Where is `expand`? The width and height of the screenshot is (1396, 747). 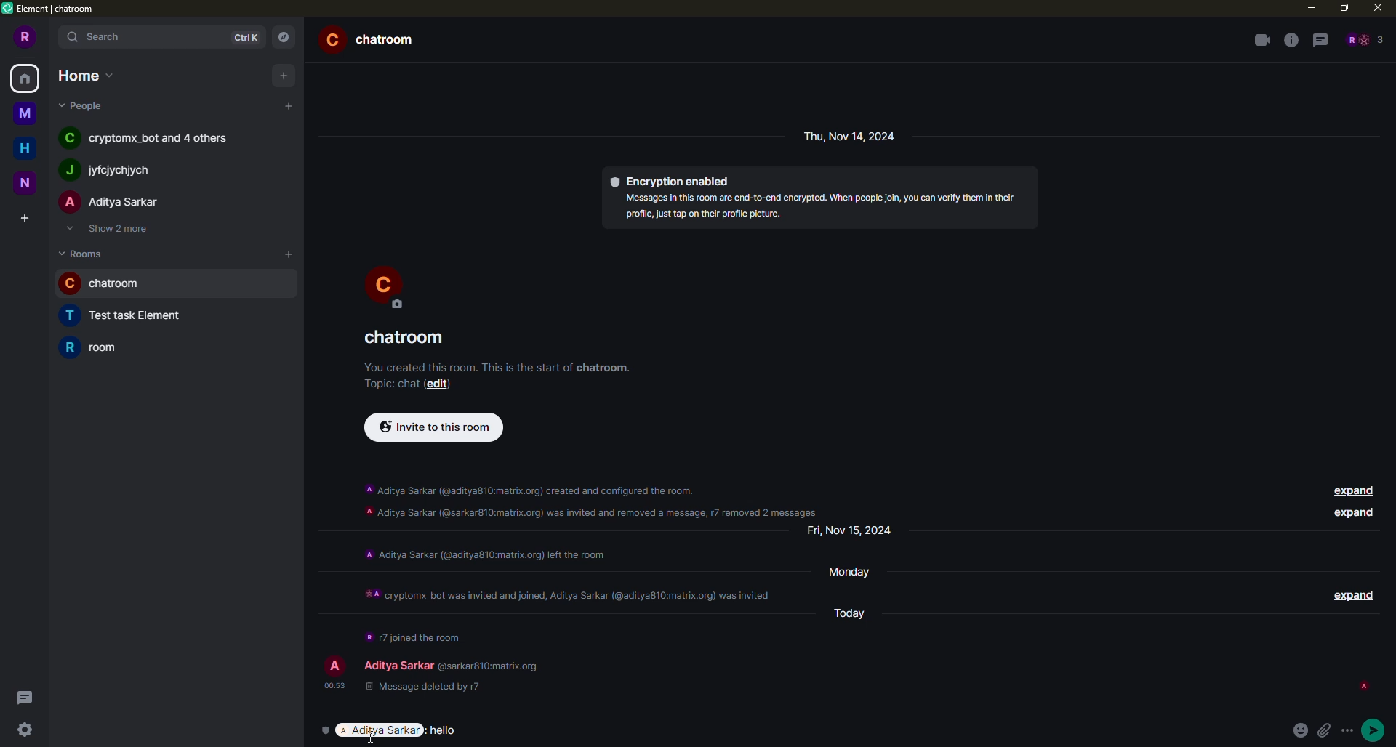 expand is located at coordinates (1351, 513).